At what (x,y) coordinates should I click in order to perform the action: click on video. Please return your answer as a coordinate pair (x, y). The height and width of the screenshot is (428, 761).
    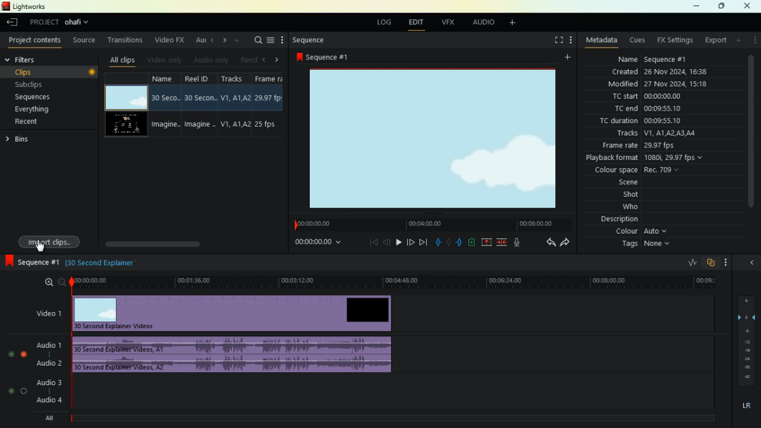
    Looking at the image, I should click on (237, 313).